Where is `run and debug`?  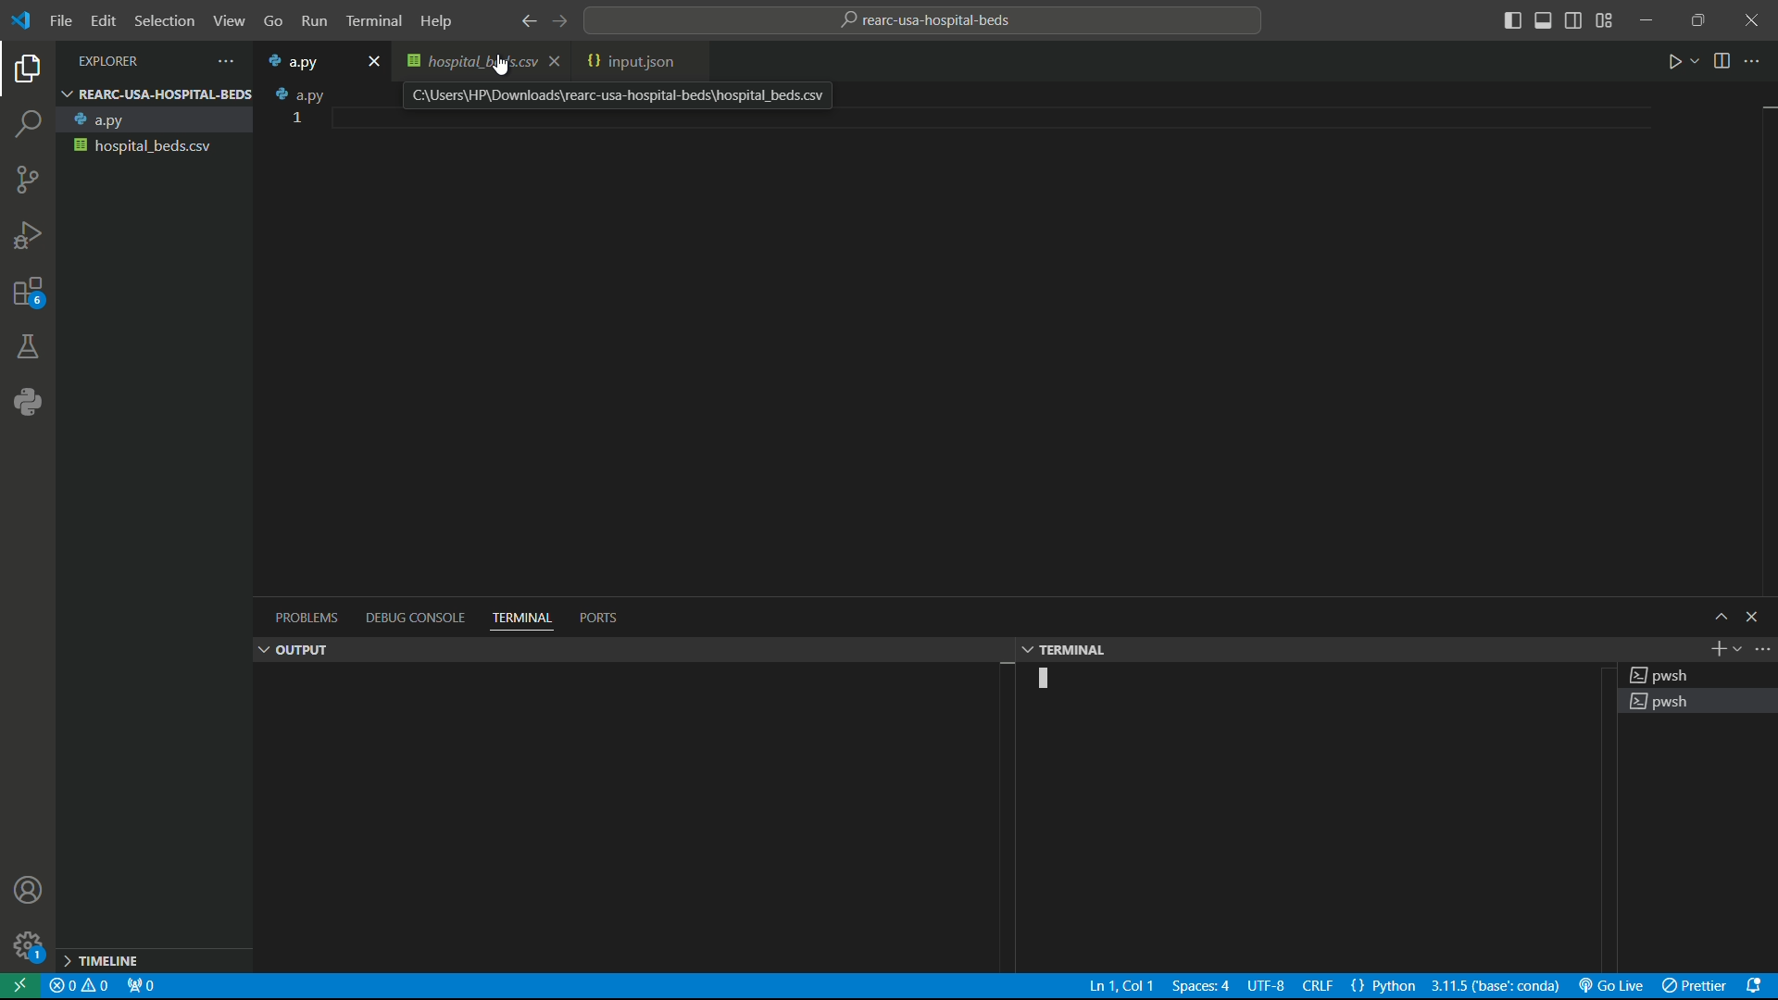 run and debug is located at coordinates (28, 231).